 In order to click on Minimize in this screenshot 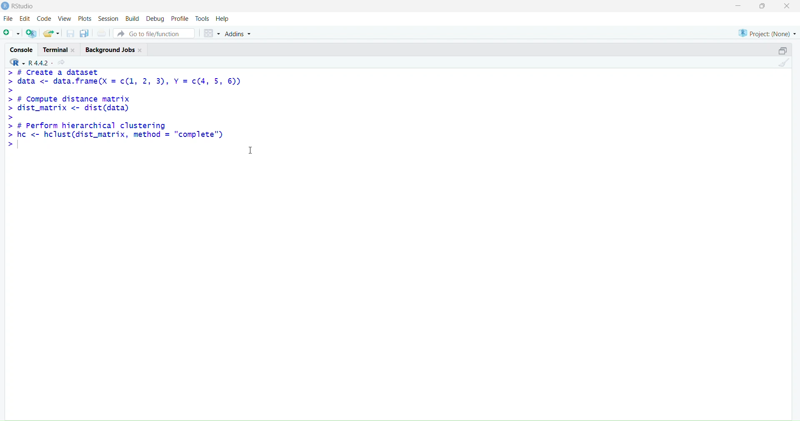, I will do `click(739, 7)`.